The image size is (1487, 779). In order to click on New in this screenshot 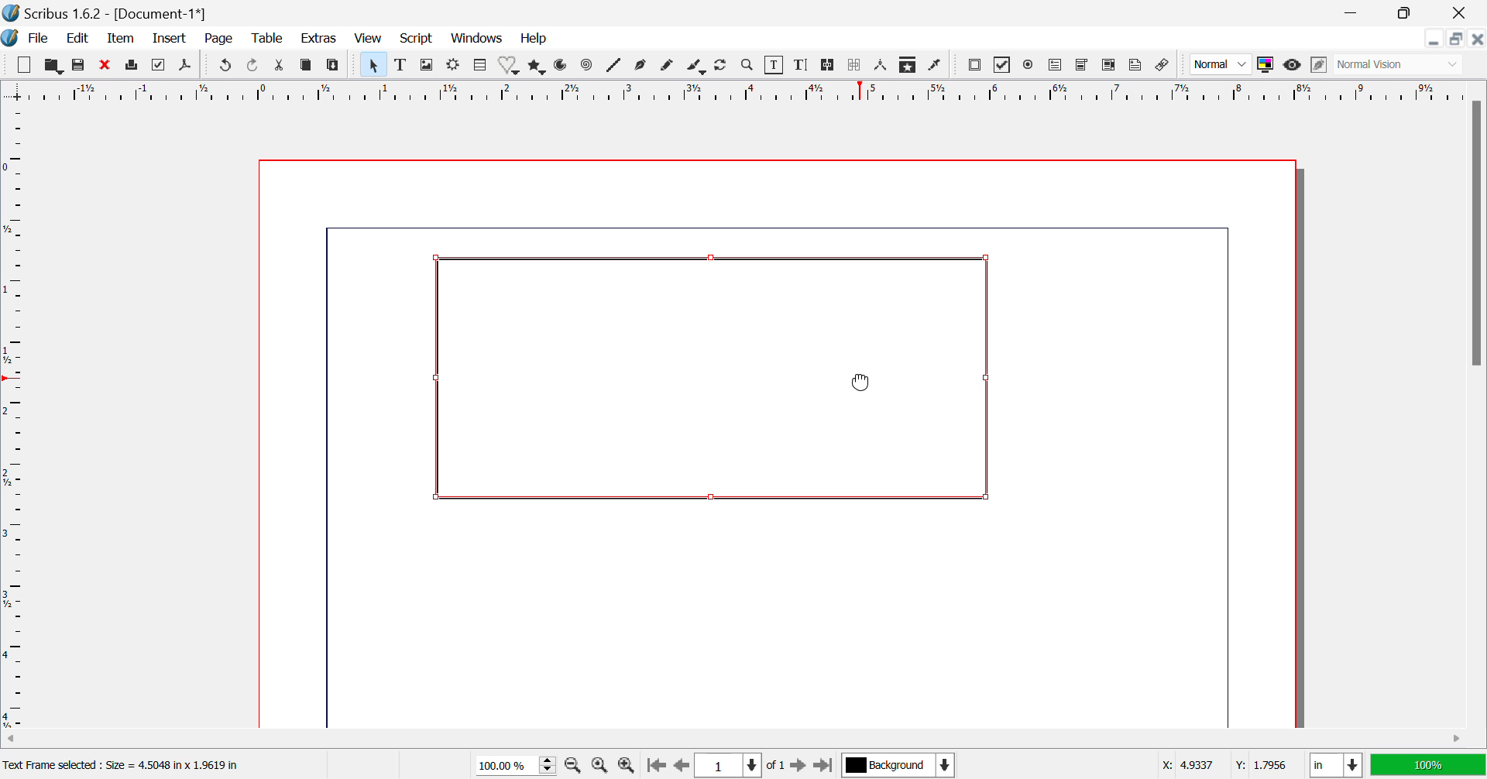, I will do `click(23, 64)`.